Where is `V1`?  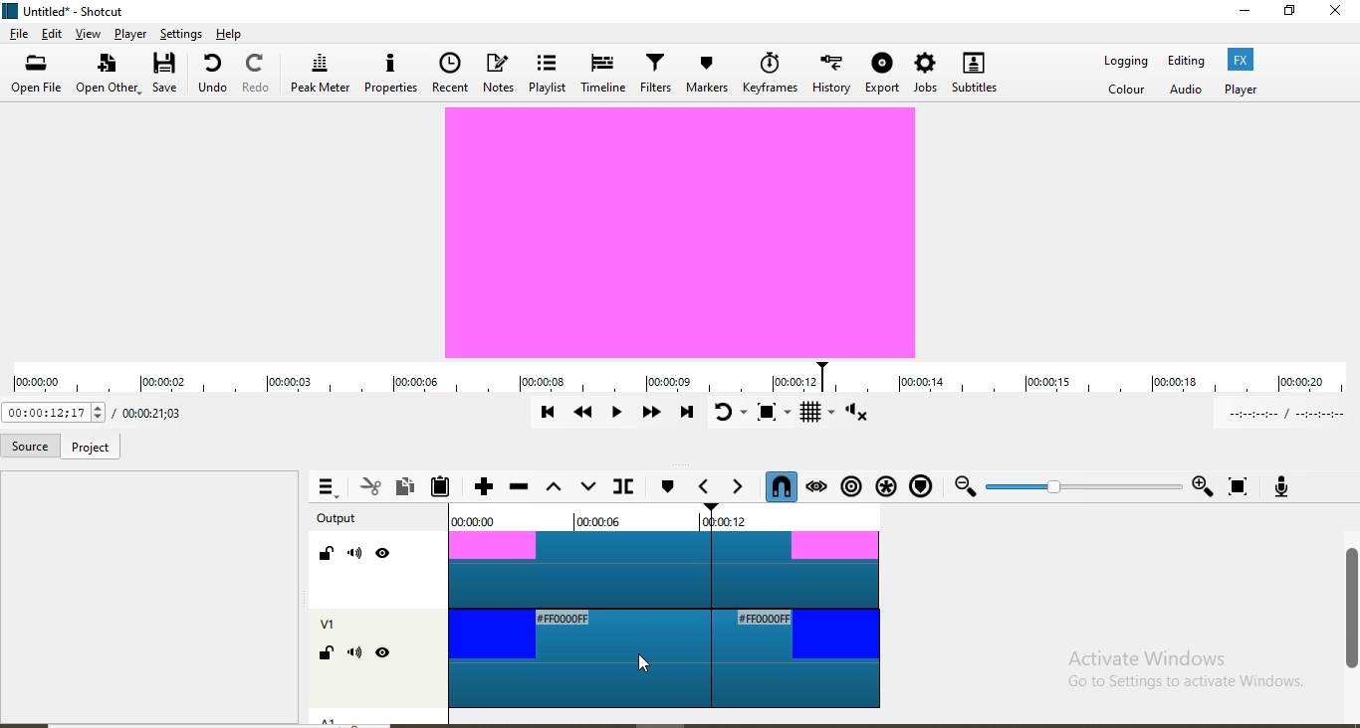 V1 is located at coordinates (326, 623).